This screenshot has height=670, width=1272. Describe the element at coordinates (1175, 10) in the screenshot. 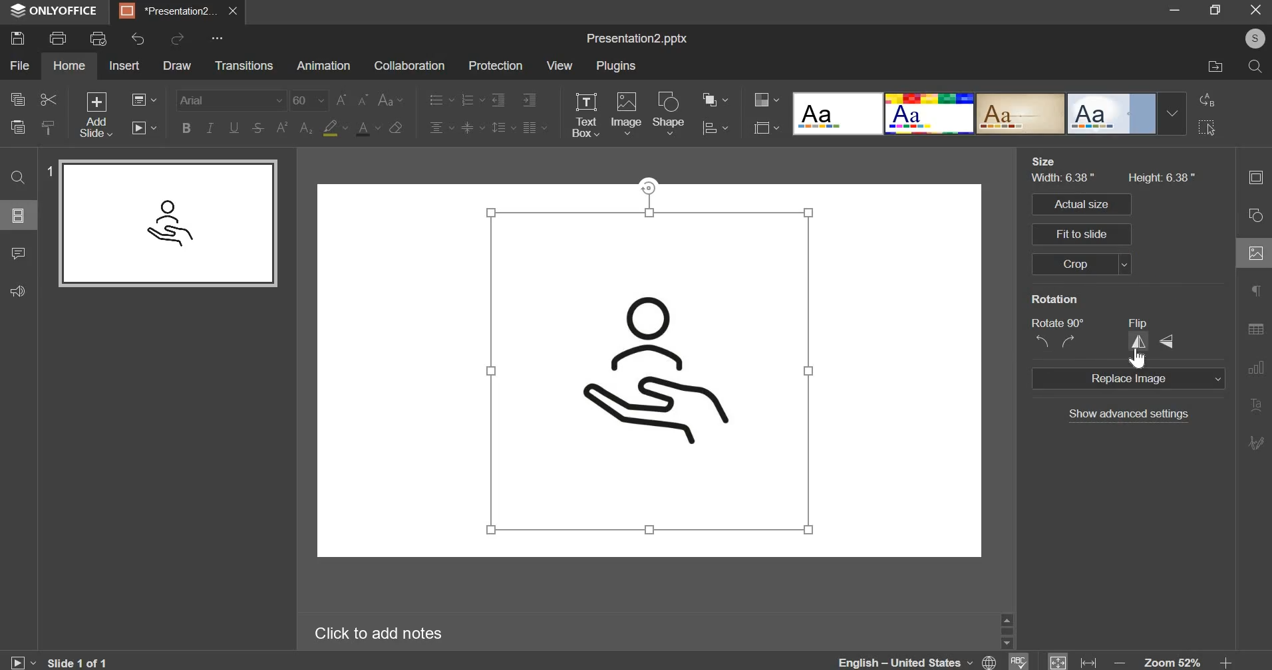

I see `minimize` at that location.